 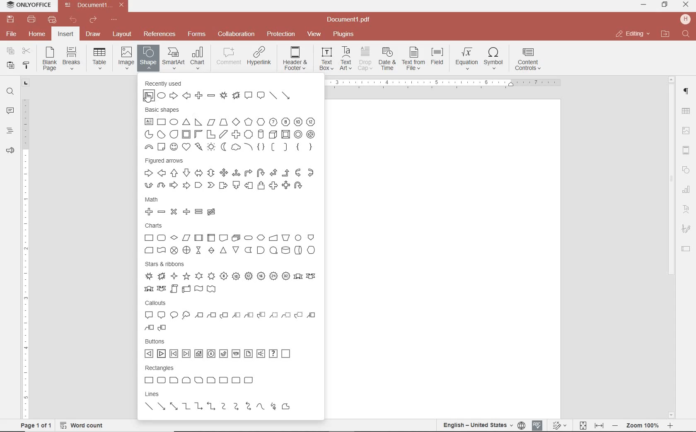 I want to click on file, so click(x=12, y=34).